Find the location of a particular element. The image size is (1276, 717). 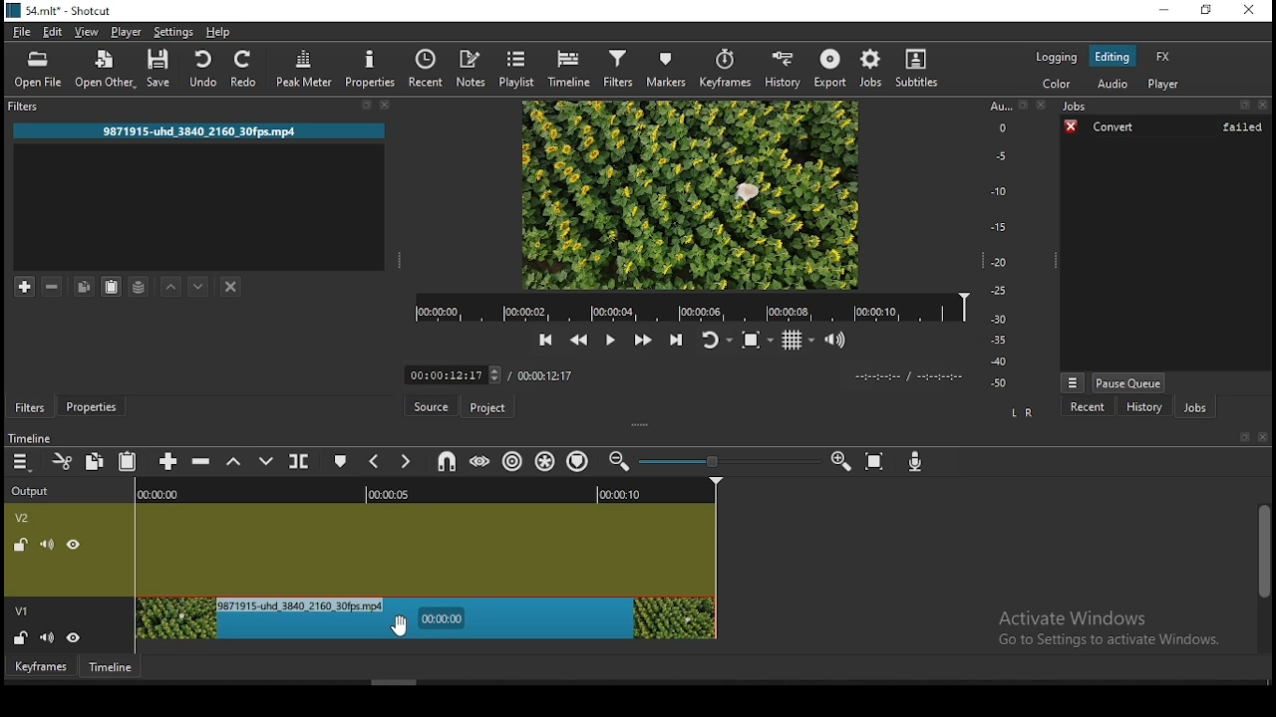

 is located at coordinates (429, 491).